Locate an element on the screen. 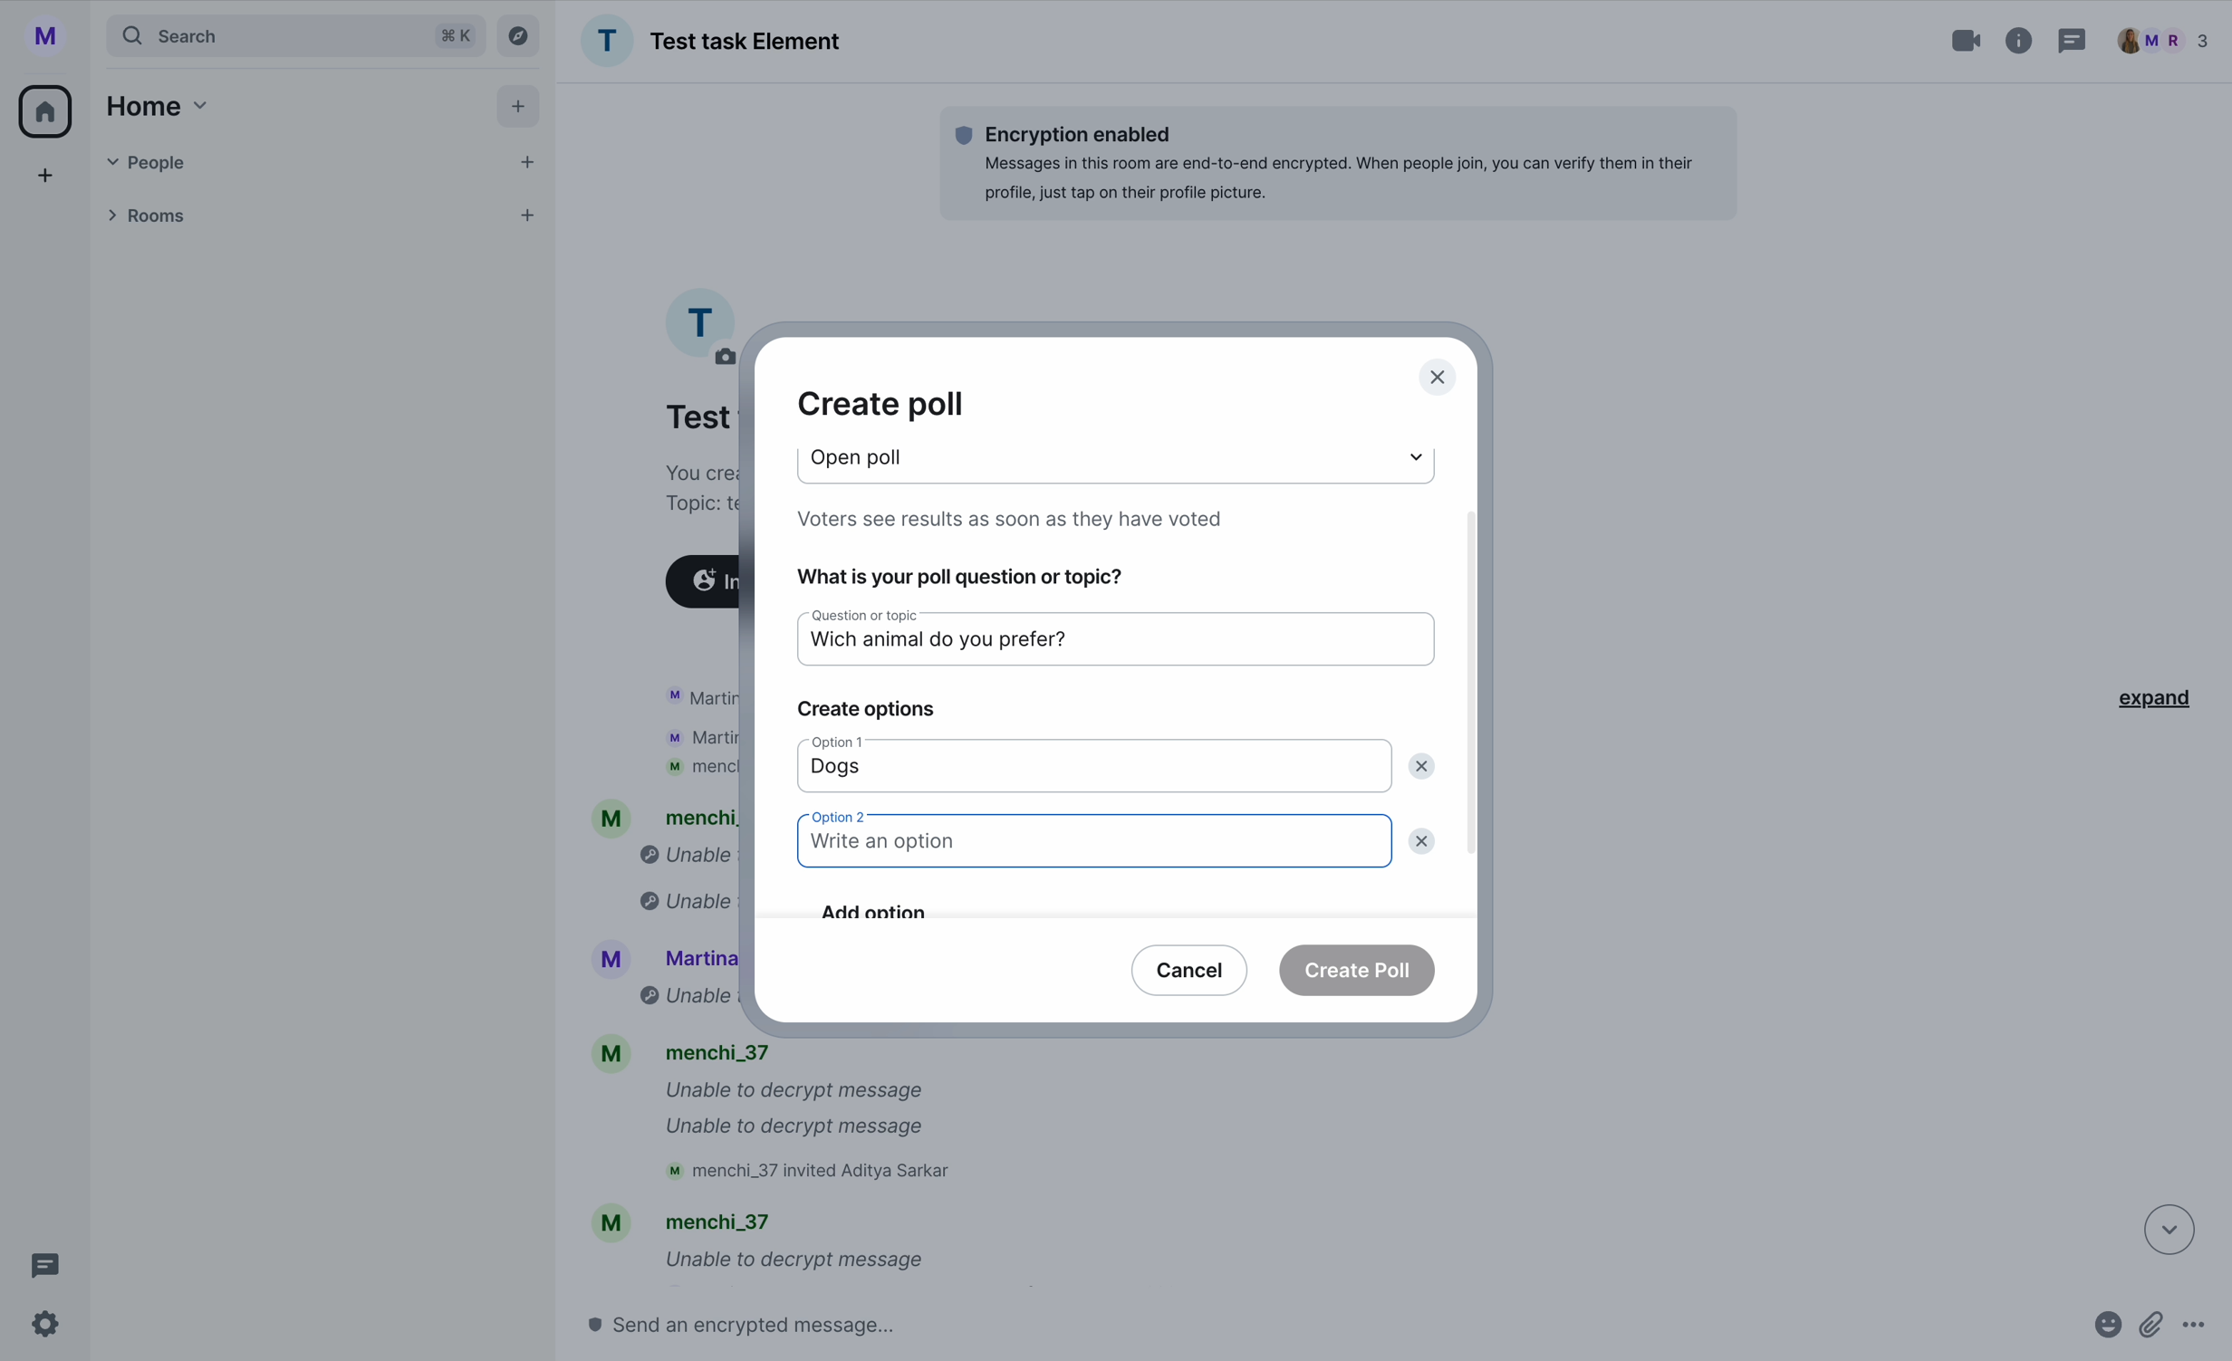 The width and height of the screenshot is (2232, 1361). more options is located at coordinates (2203, 1332).